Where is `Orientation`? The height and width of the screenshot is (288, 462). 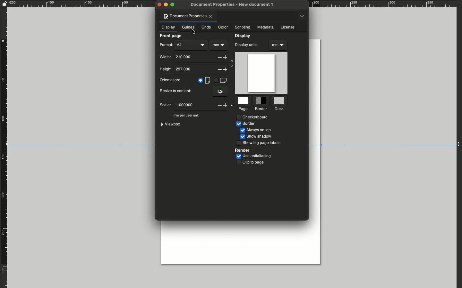 Orientation is located at coordinates (170, 80).